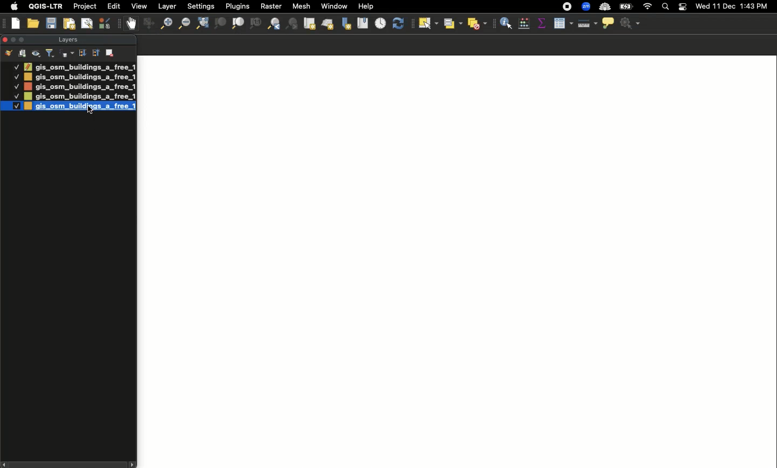  Describe the element at coordinates (400, 24) in the screenshot. I see `Refresh` at that location.